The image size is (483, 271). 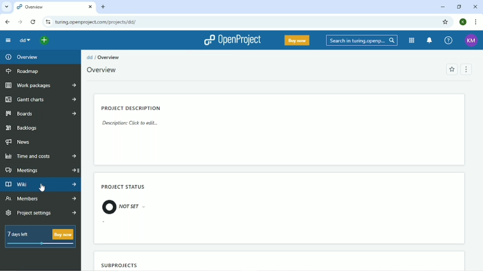 I want to click on Bookmark this tab, so click(x=445, y=23).